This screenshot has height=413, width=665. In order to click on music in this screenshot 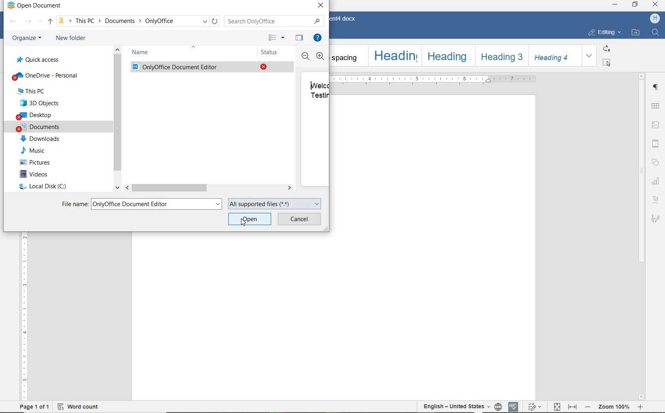, I will do `click(30, 150)`.